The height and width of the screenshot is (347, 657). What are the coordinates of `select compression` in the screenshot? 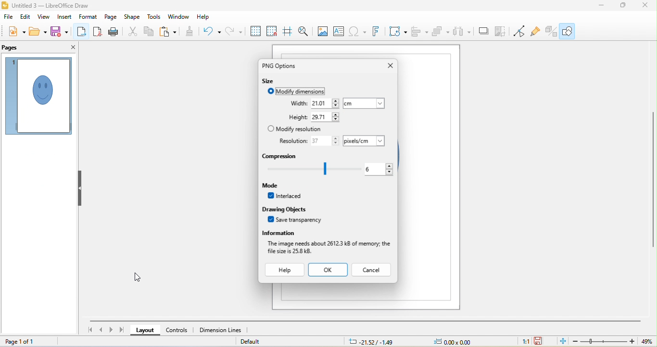 It's located at (331, 170).